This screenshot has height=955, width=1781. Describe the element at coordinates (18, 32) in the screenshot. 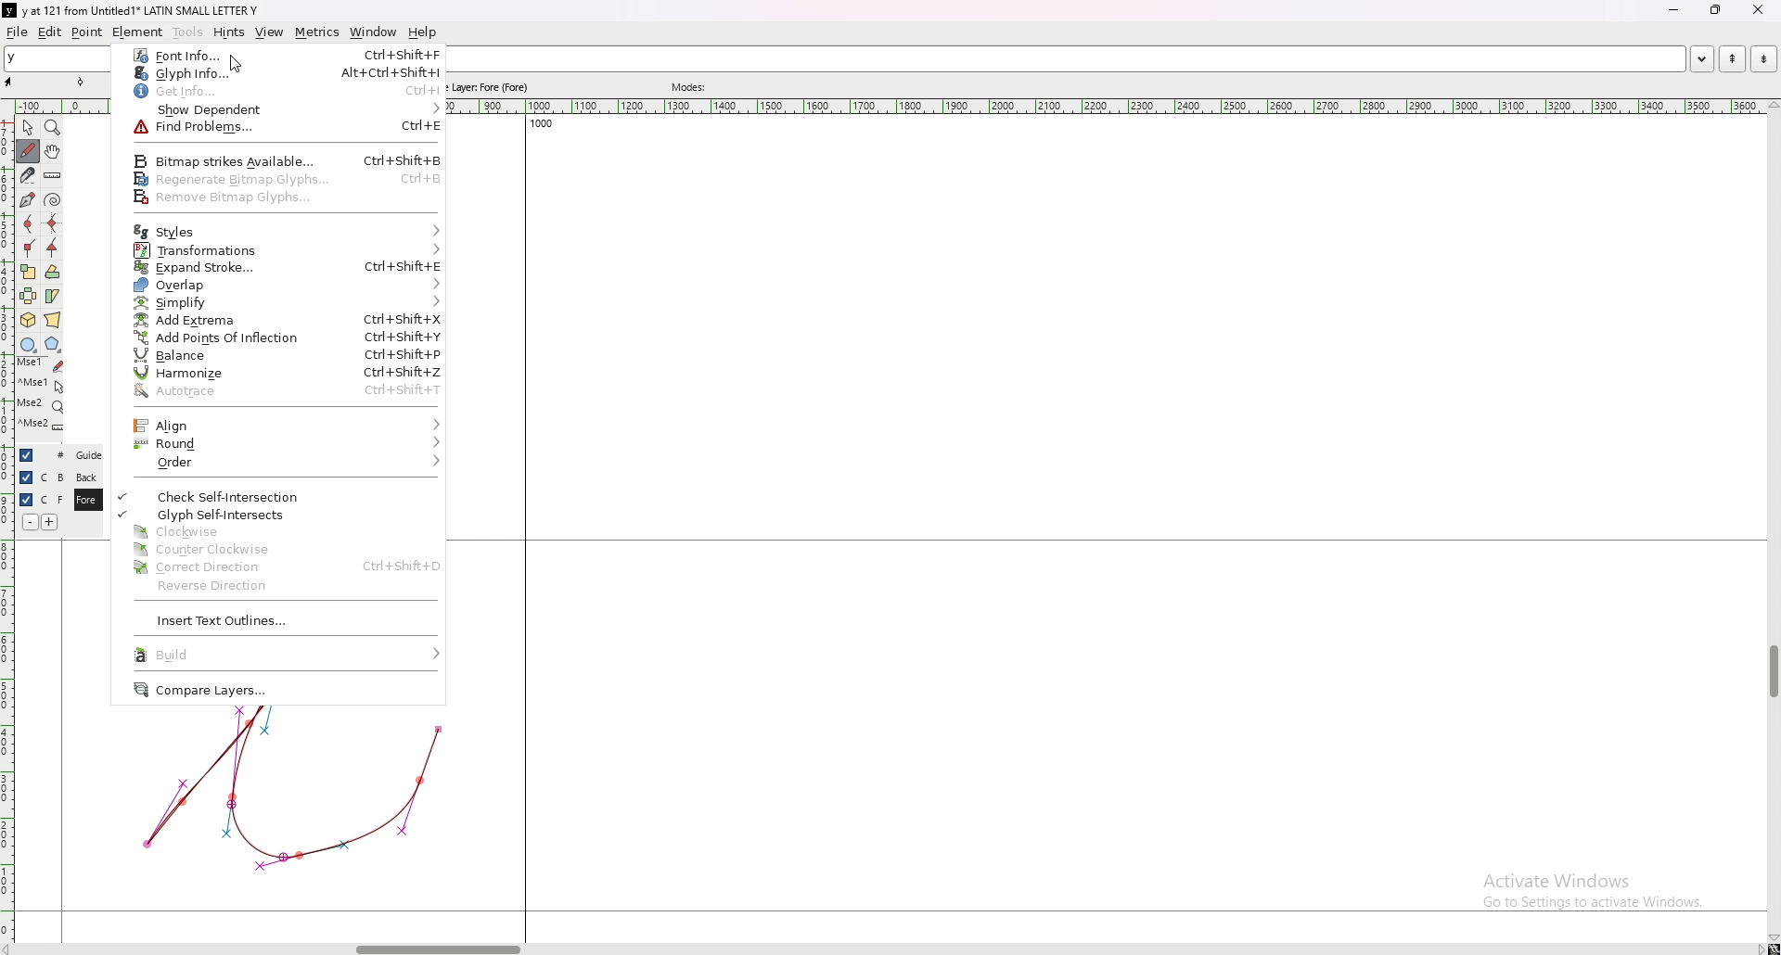

I see `file` at that location.